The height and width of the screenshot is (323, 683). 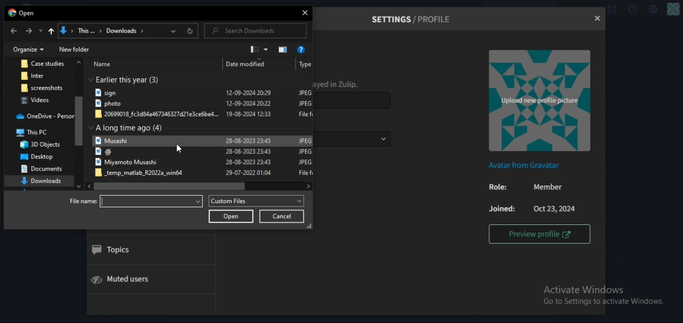 What do you see at coordinates (523, 188) in the screenshot?
I see `Role : Member` at bounding box center [523, 188].